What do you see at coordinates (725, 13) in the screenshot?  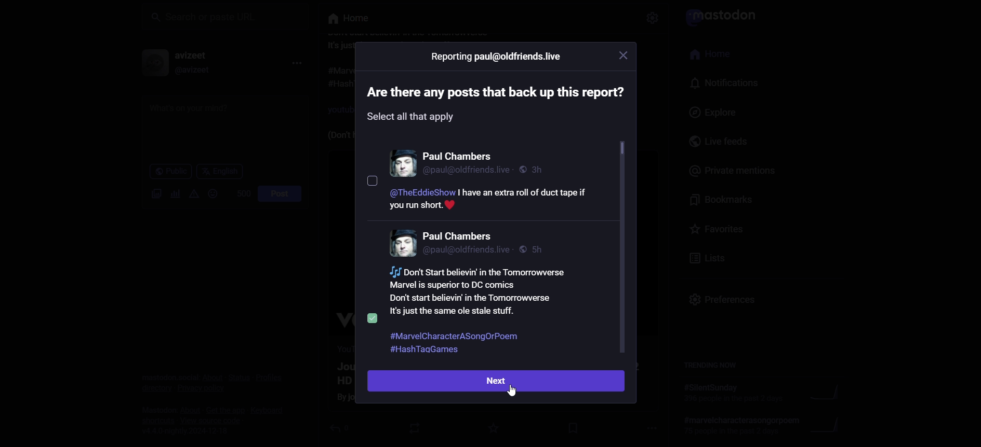 I see `it violates server rule` at bounding box center [725, 13].